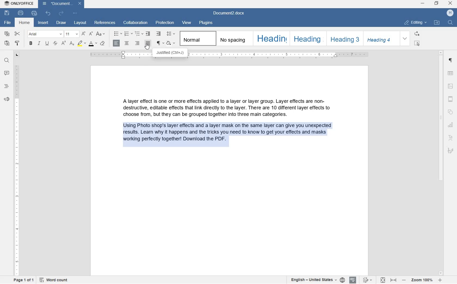  What do you see at coordinates (171, 43) in the screenshot?
I see `SHADING` at bounding box center [171, 43].